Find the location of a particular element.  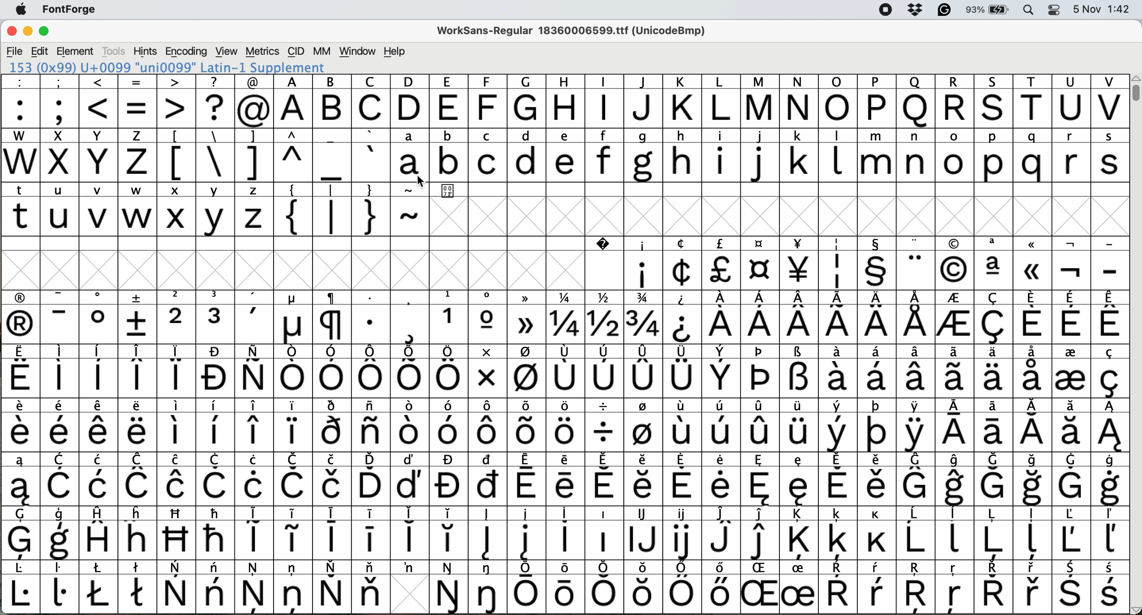

symbol is located at coordinates (409, 568).